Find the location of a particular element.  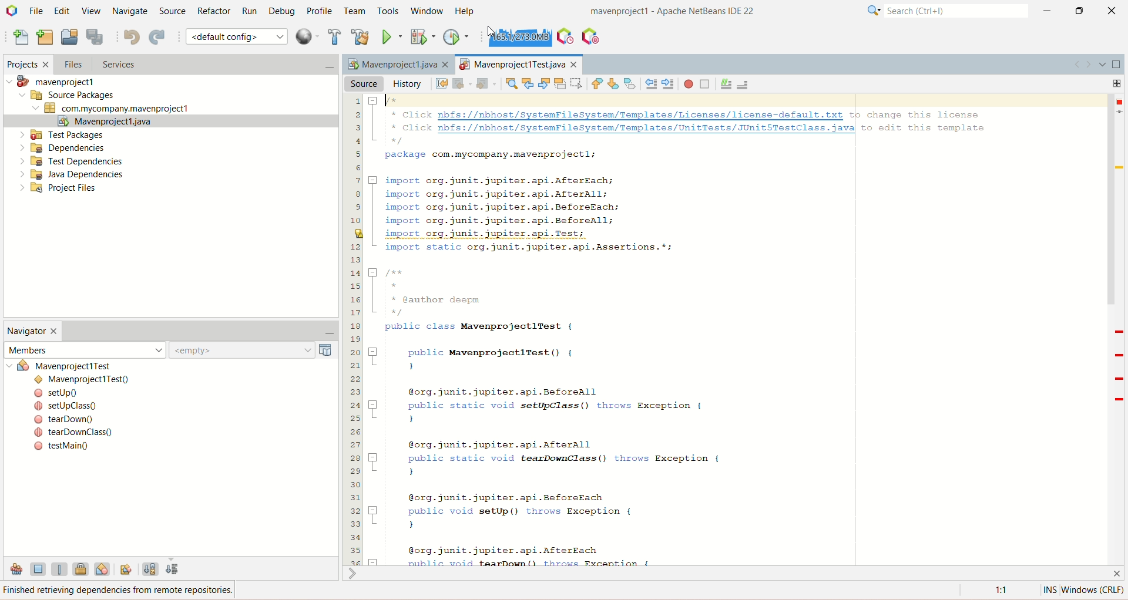

uncomment is located at coordinates (744, 85).